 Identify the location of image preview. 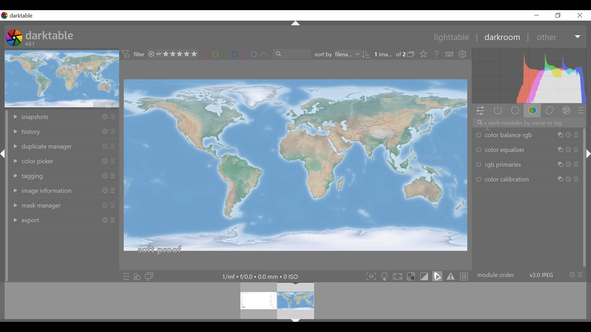
(62, 78).